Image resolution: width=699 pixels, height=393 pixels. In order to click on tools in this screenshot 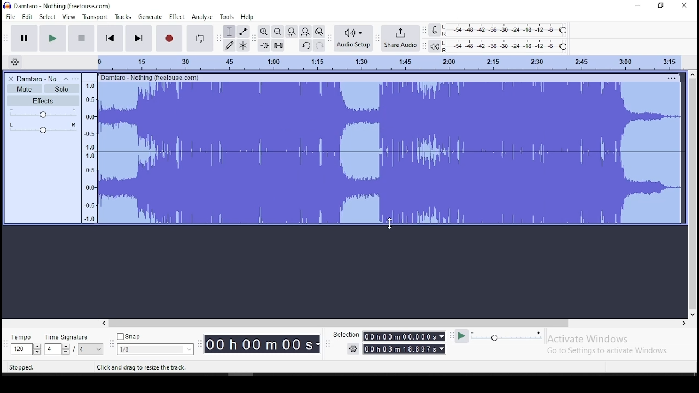, I will do `click(228, 17)`.